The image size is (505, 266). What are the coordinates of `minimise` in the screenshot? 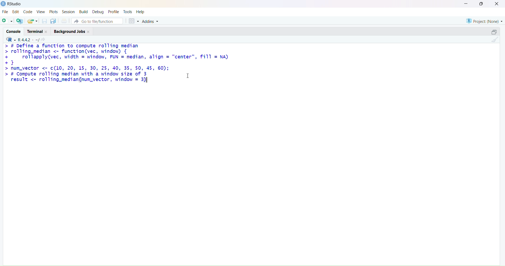 It's located at (466, 3).